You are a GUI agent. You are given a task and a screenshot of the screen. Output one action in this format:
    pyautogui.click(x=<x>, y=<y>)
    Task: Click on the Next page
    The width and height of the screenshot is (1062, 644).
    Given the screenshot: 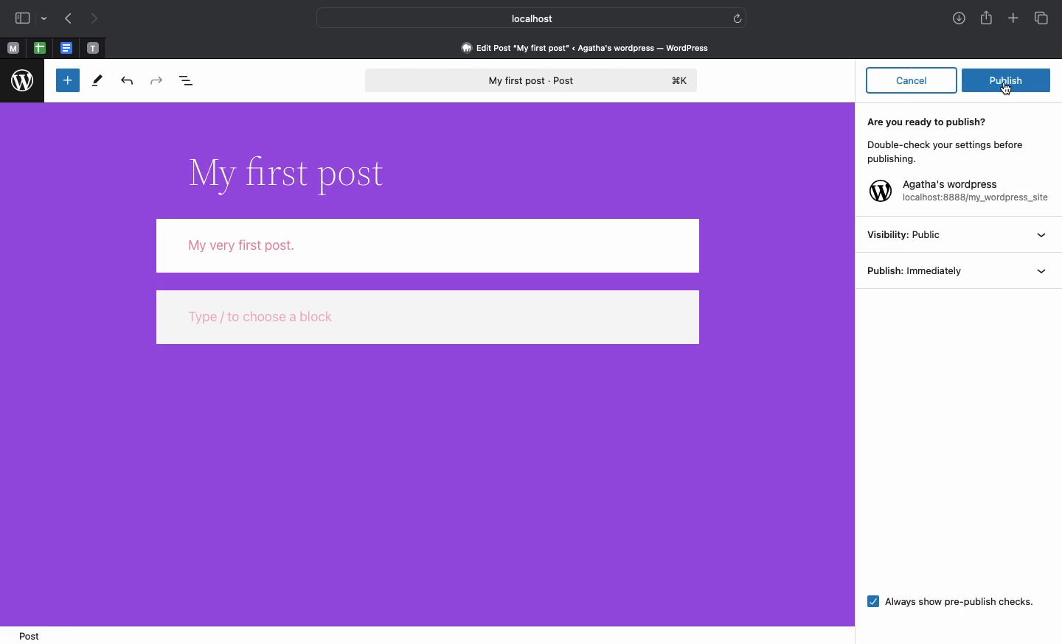 What is the action you would take?
    pyautogui.click(x=99, y=19)
    